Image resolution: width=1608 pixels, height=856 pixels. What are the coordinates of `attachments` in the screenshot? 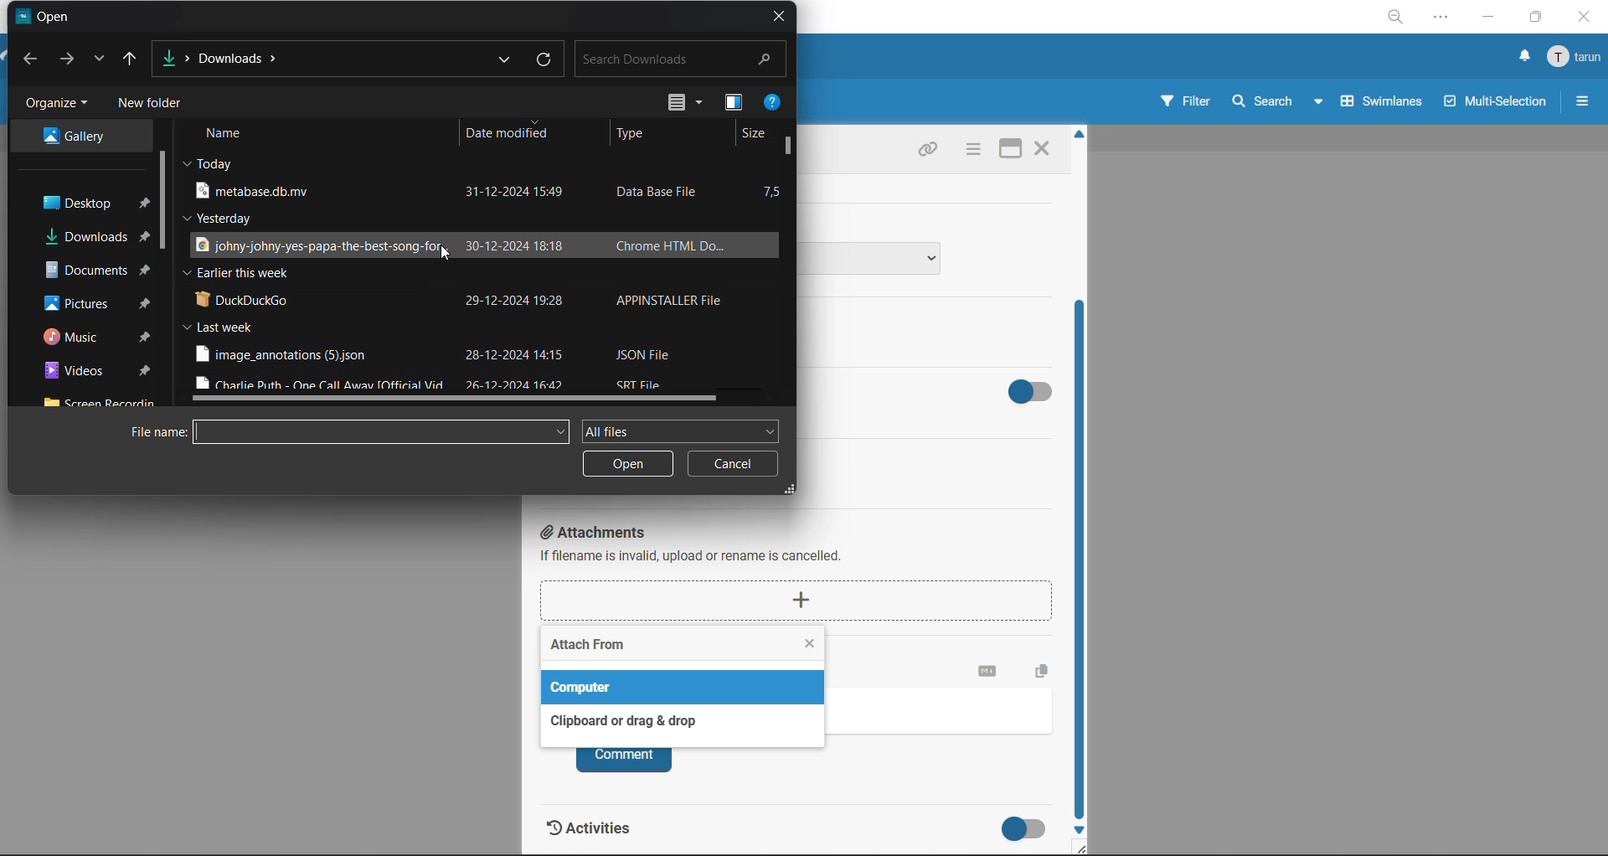 It's located at (804, 574).